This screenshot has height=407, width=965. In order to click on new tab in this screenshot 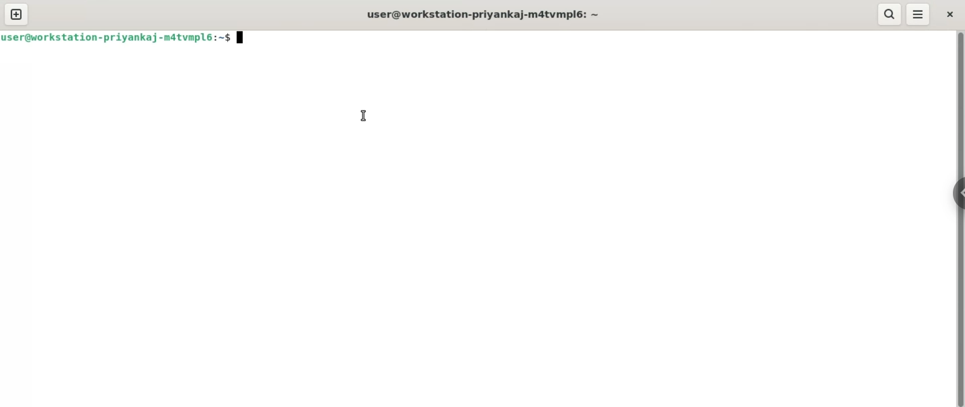, I will do `click(17, 15)`.